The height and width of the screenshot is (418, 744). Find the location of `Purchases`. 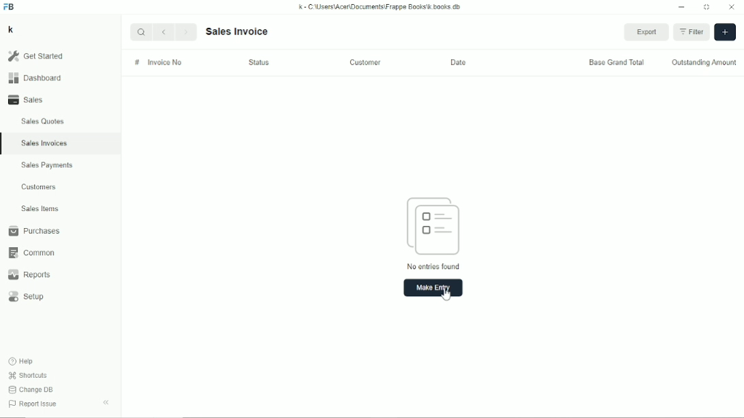

Purchases is located at coordinates (33, 231).